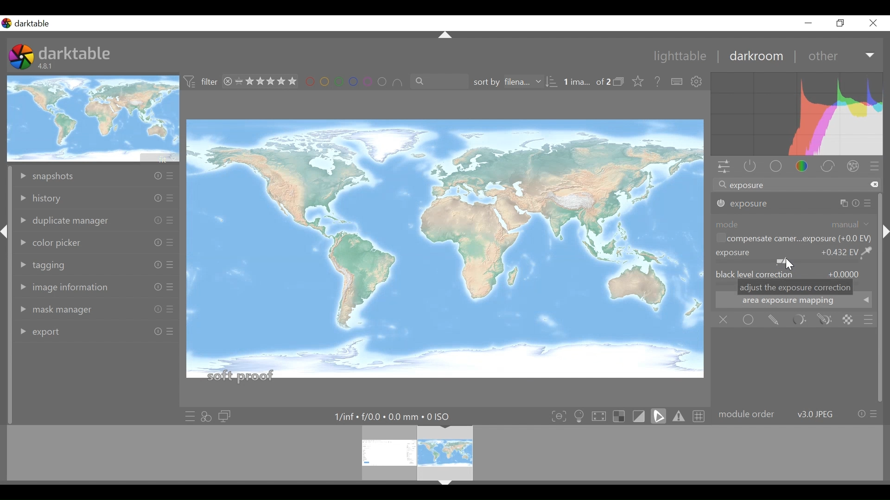 The image size is (890, 500). I want to click on darkroom, so click(756, 56).